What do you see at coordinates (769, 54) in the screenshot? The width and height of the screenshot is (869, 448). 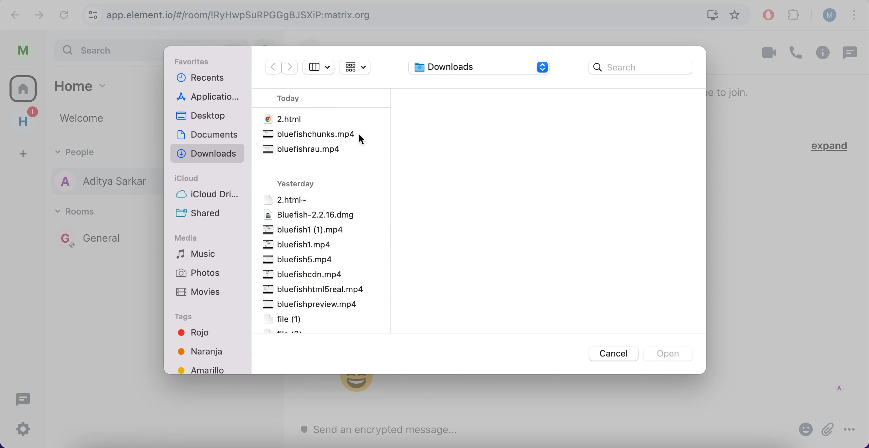 I see `video call` at bounding box center [769, 54].